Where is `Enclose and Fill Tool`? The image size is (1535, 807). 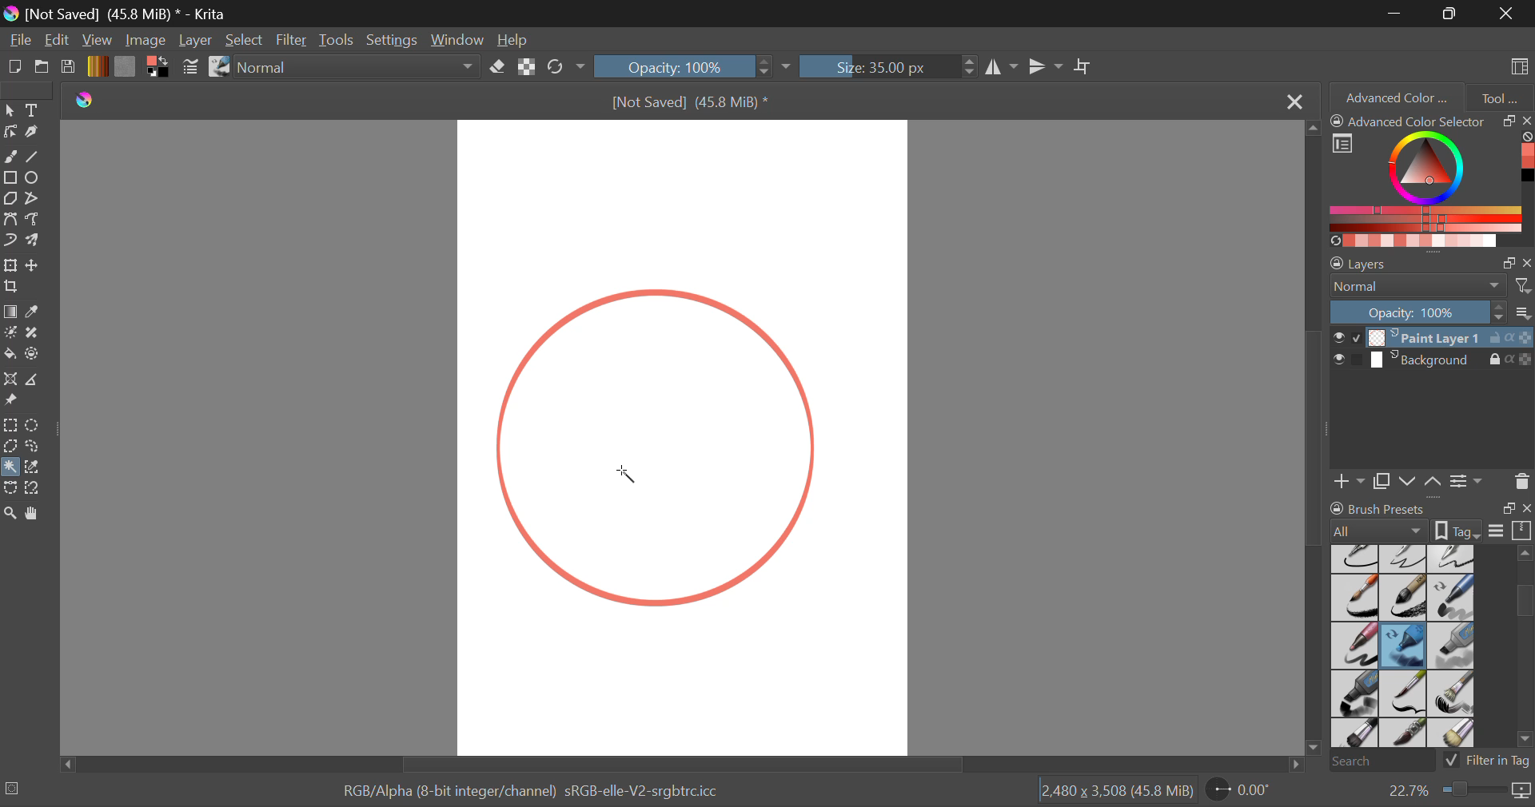 Enclose and Fill Tool is located at coordinates (34, 355).